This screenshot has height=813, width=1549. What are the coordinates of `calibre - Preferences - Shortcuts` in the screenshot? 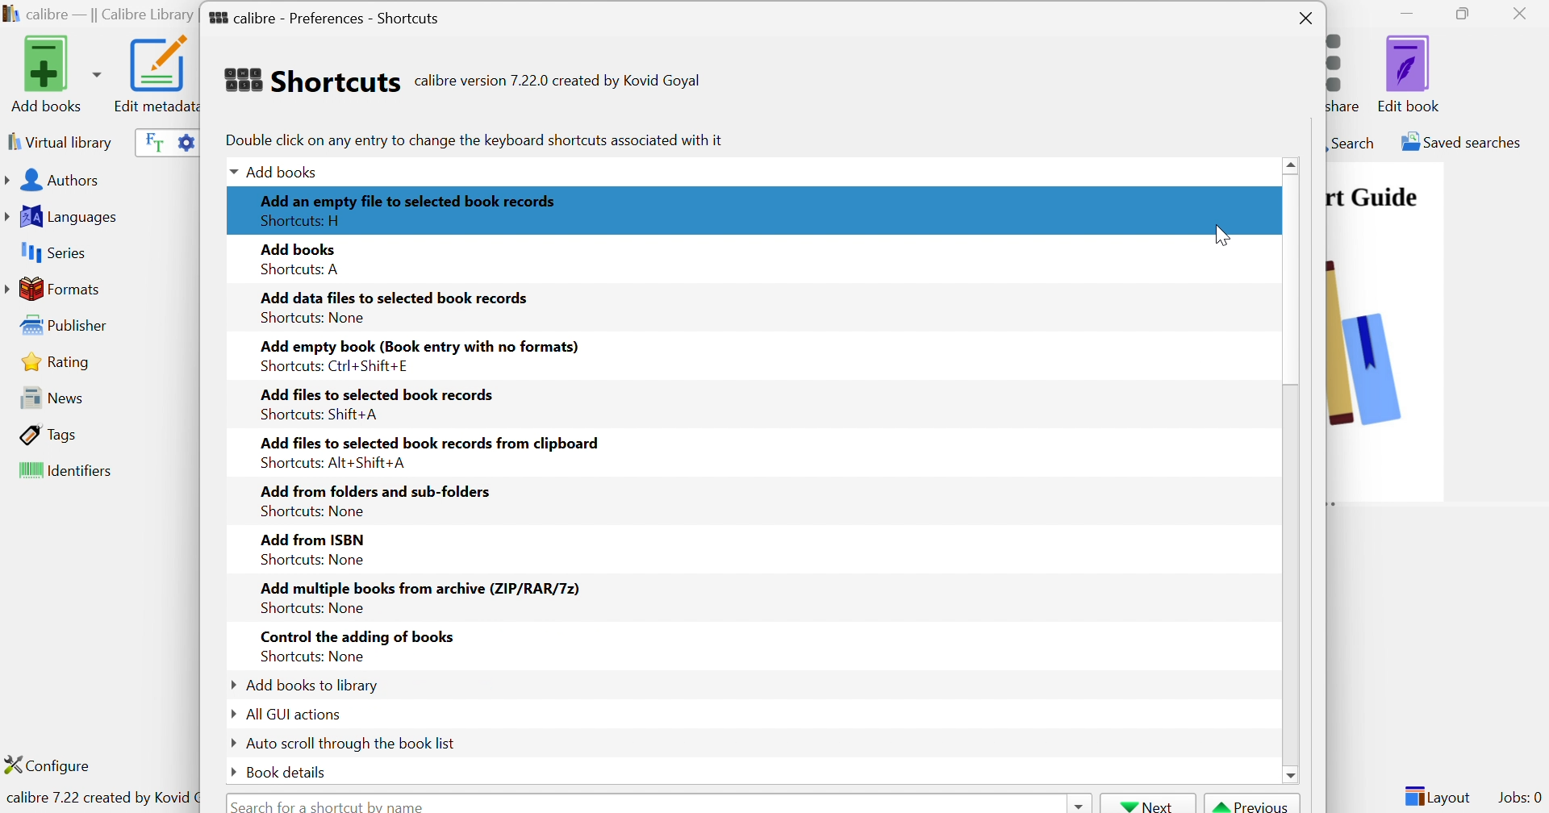 It's located at (324, 15).